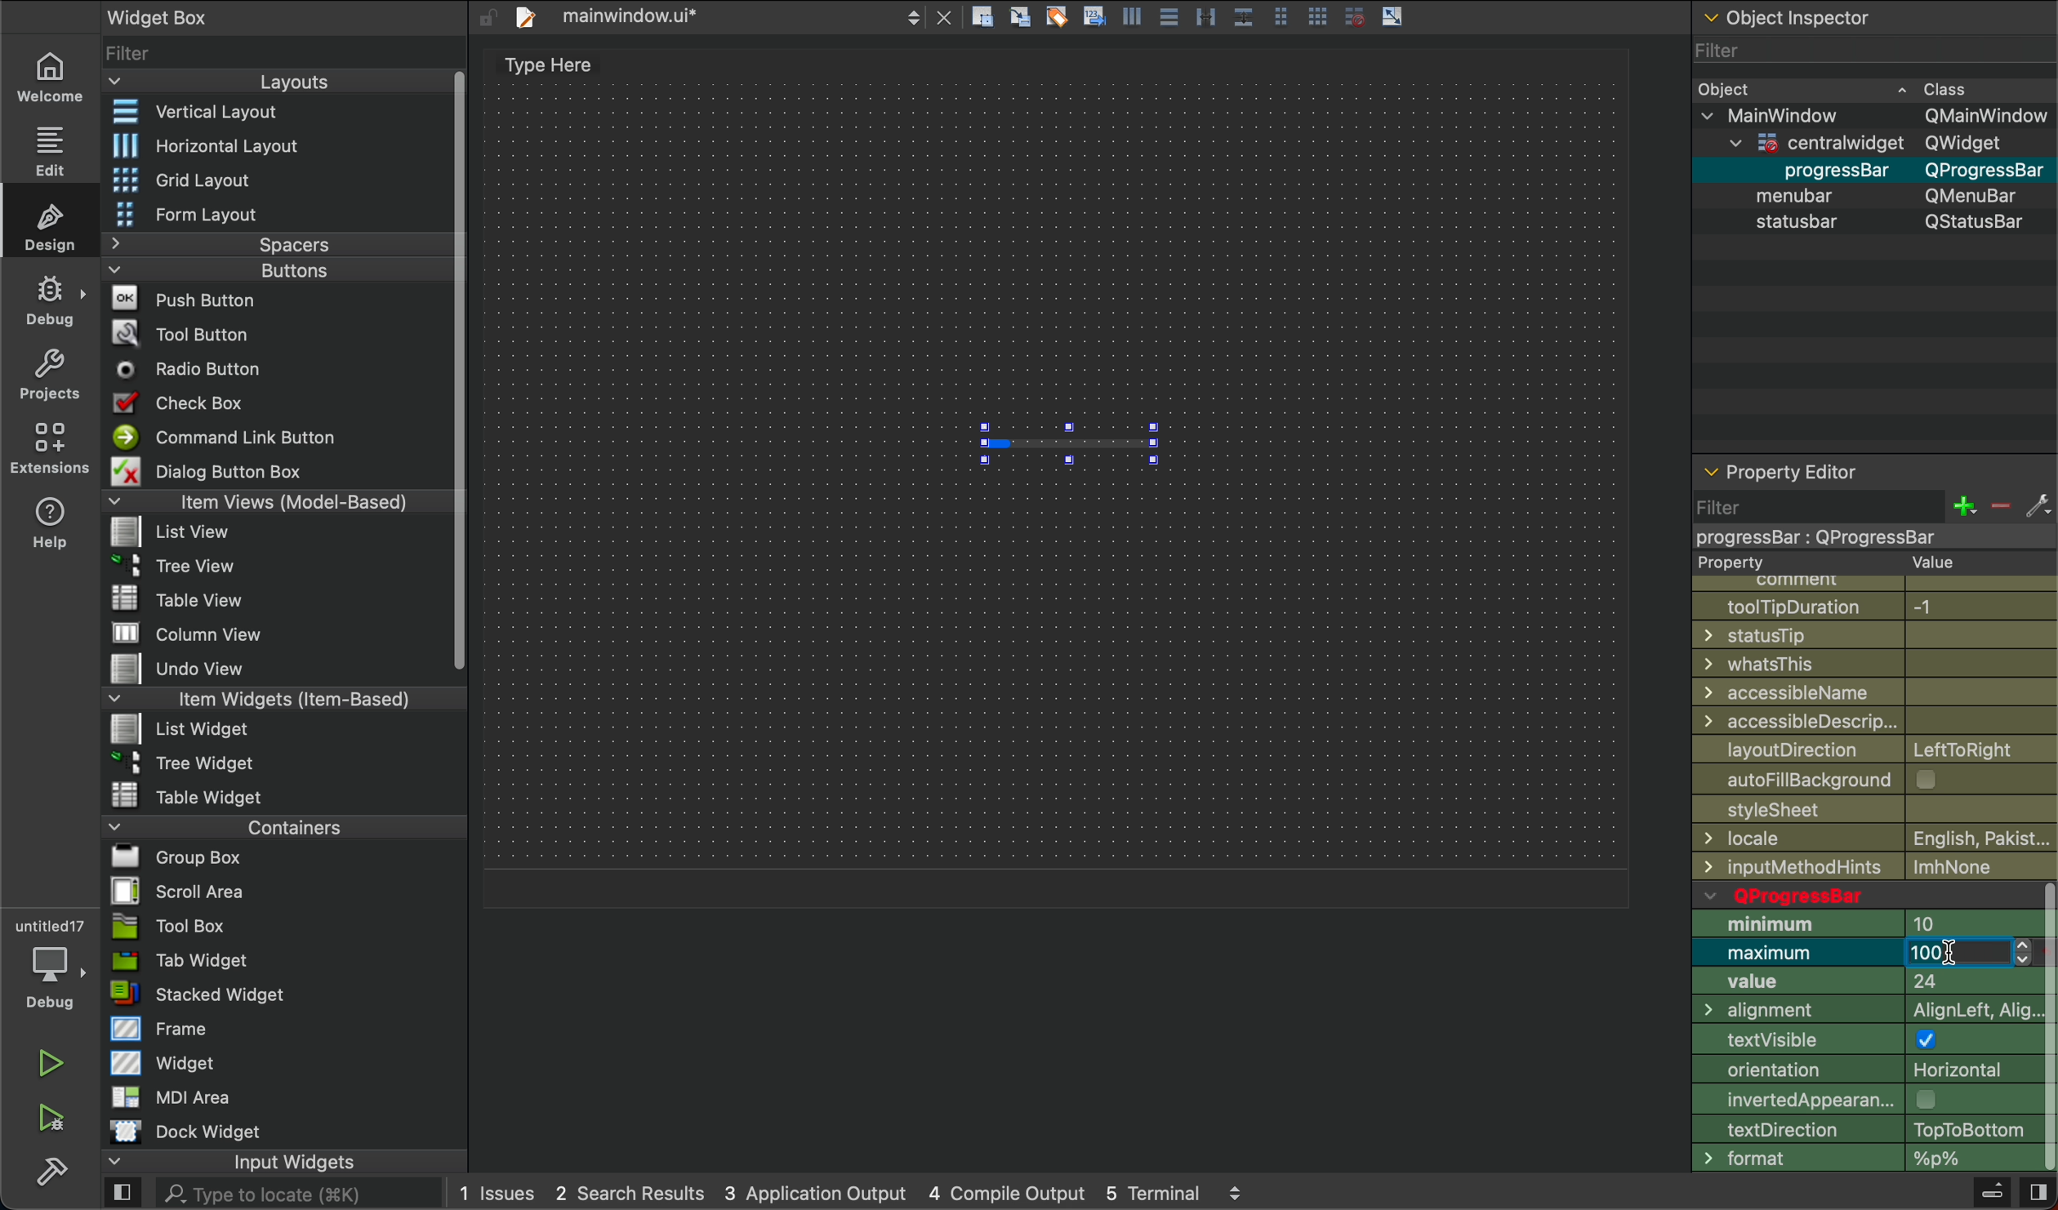 The width and height of the screenshot is (2058, 1210). What do you see at coordinates (270, 113) in the screenshot?
I see `vertical layout` at bounding box center [270, 113].